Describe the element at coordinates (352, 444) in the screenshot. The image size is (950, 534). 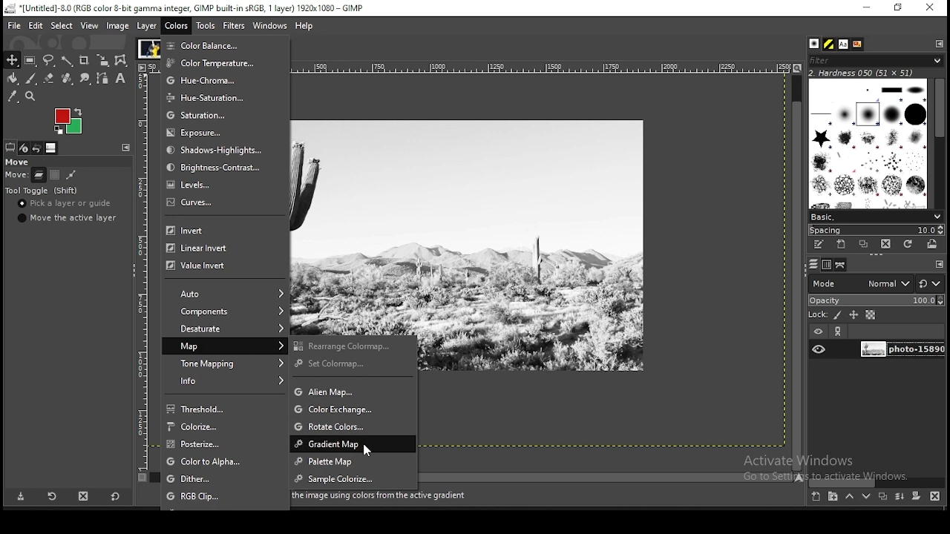
I see `gradient map` at that location.